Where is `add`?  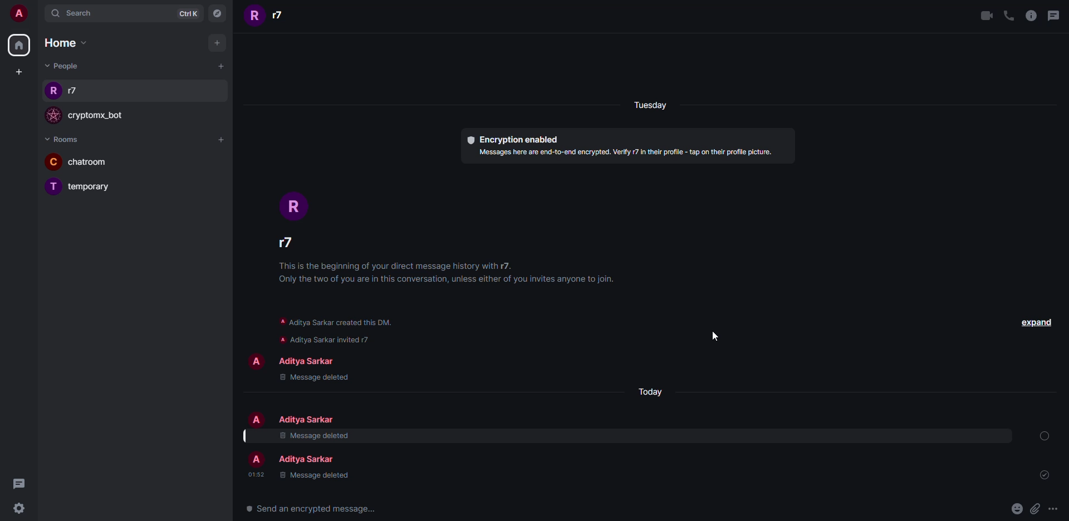 add is located at coordinates (220, 139).